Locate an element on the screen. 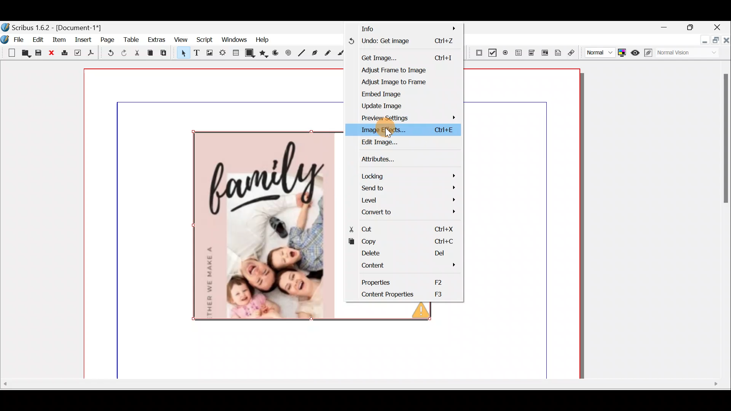 The image size is (731, 411). Adjust frame to image is located at coordinates (399, 70).